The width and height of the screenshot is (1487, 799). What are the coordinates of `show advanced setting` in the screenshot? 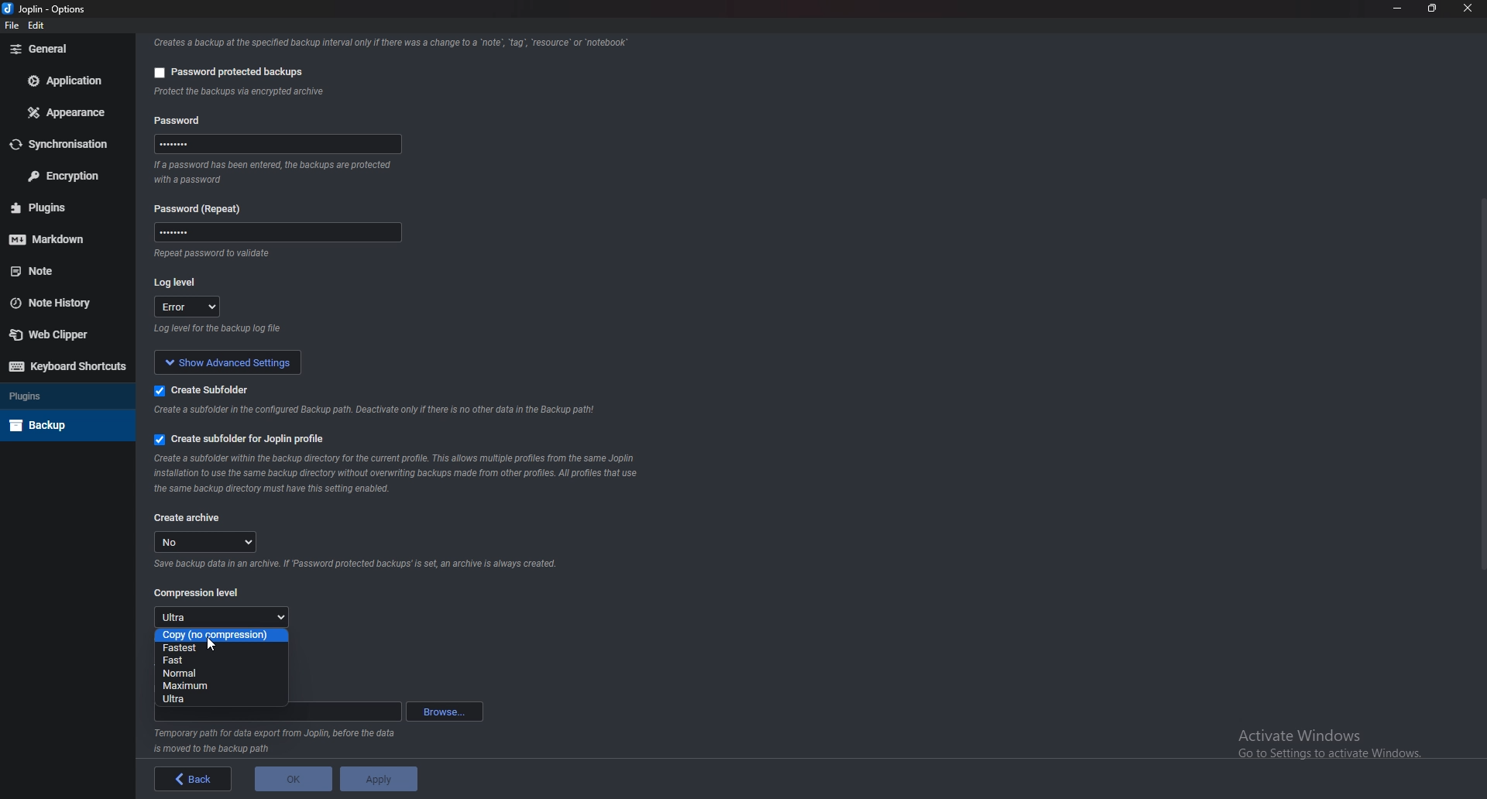 It's located at (239, 362).